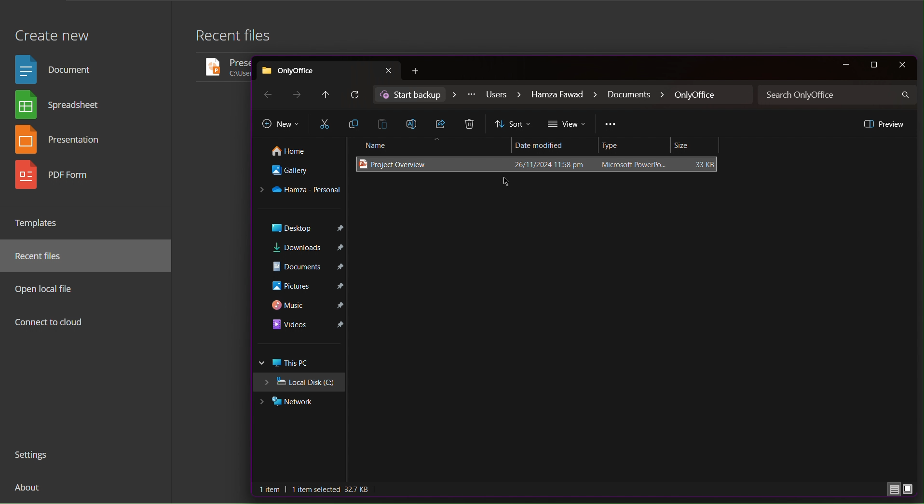  I want to click on Back, so click(267, 94).